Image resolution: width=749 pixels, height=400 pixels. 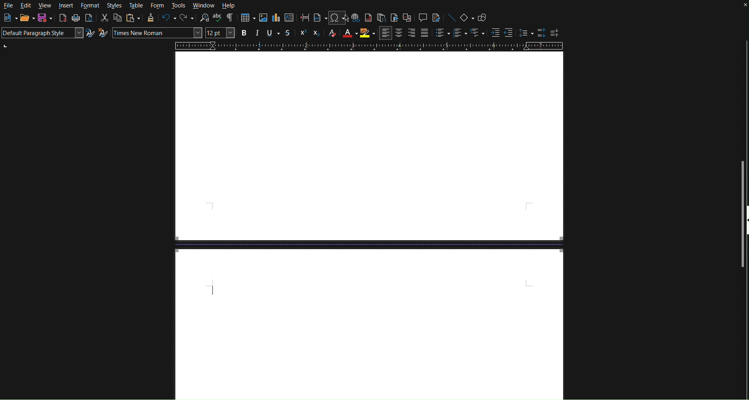 What do you see at coordinates (742, 6) in the screenshot?
I see `Close` at bounding box center [742, 6].